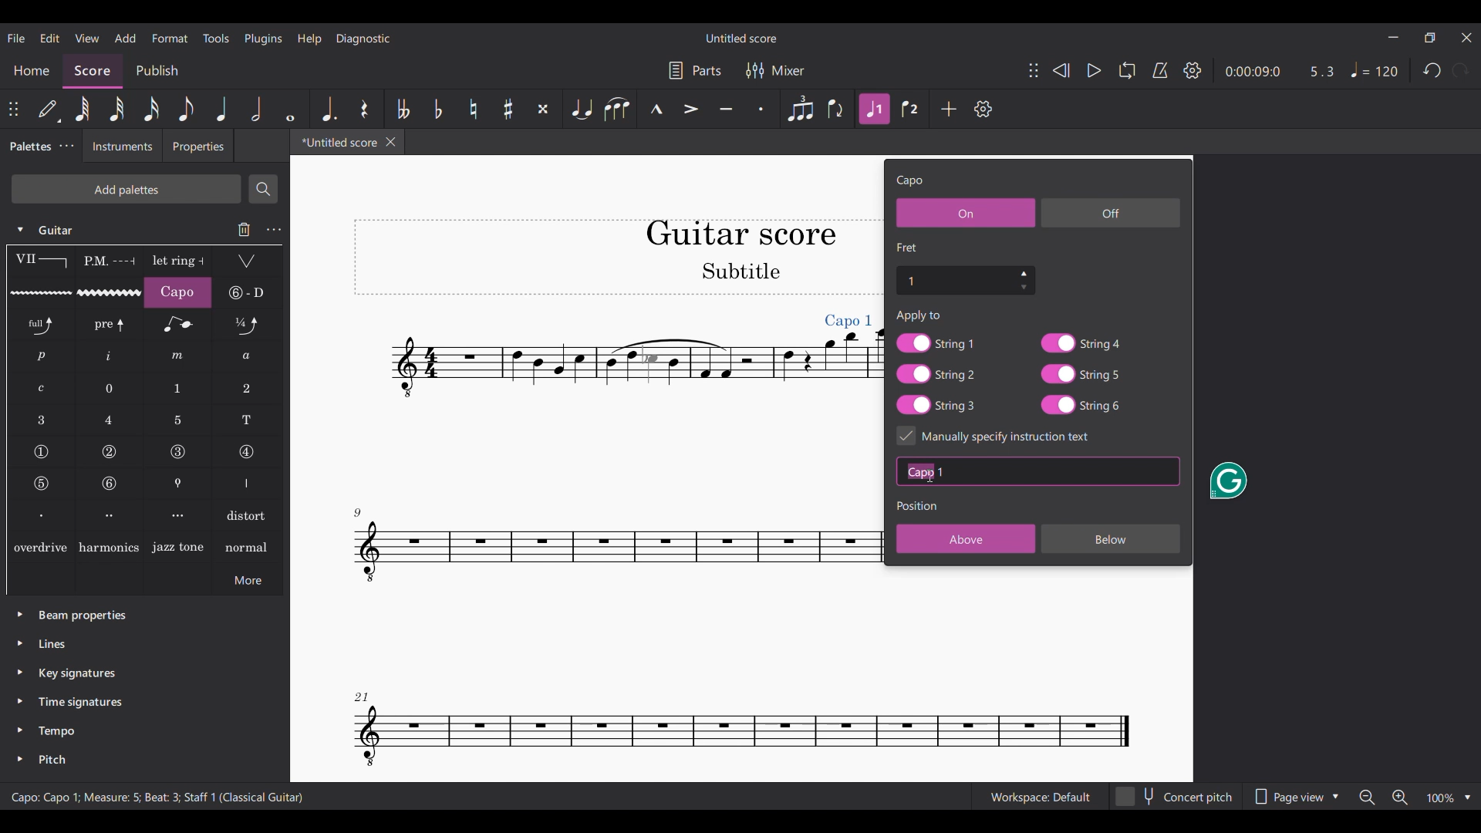 The image size is (1481, 833). Describe the element at coordinates (1080, 342) in the screenshot. I see `String 4 toggle` at that location.